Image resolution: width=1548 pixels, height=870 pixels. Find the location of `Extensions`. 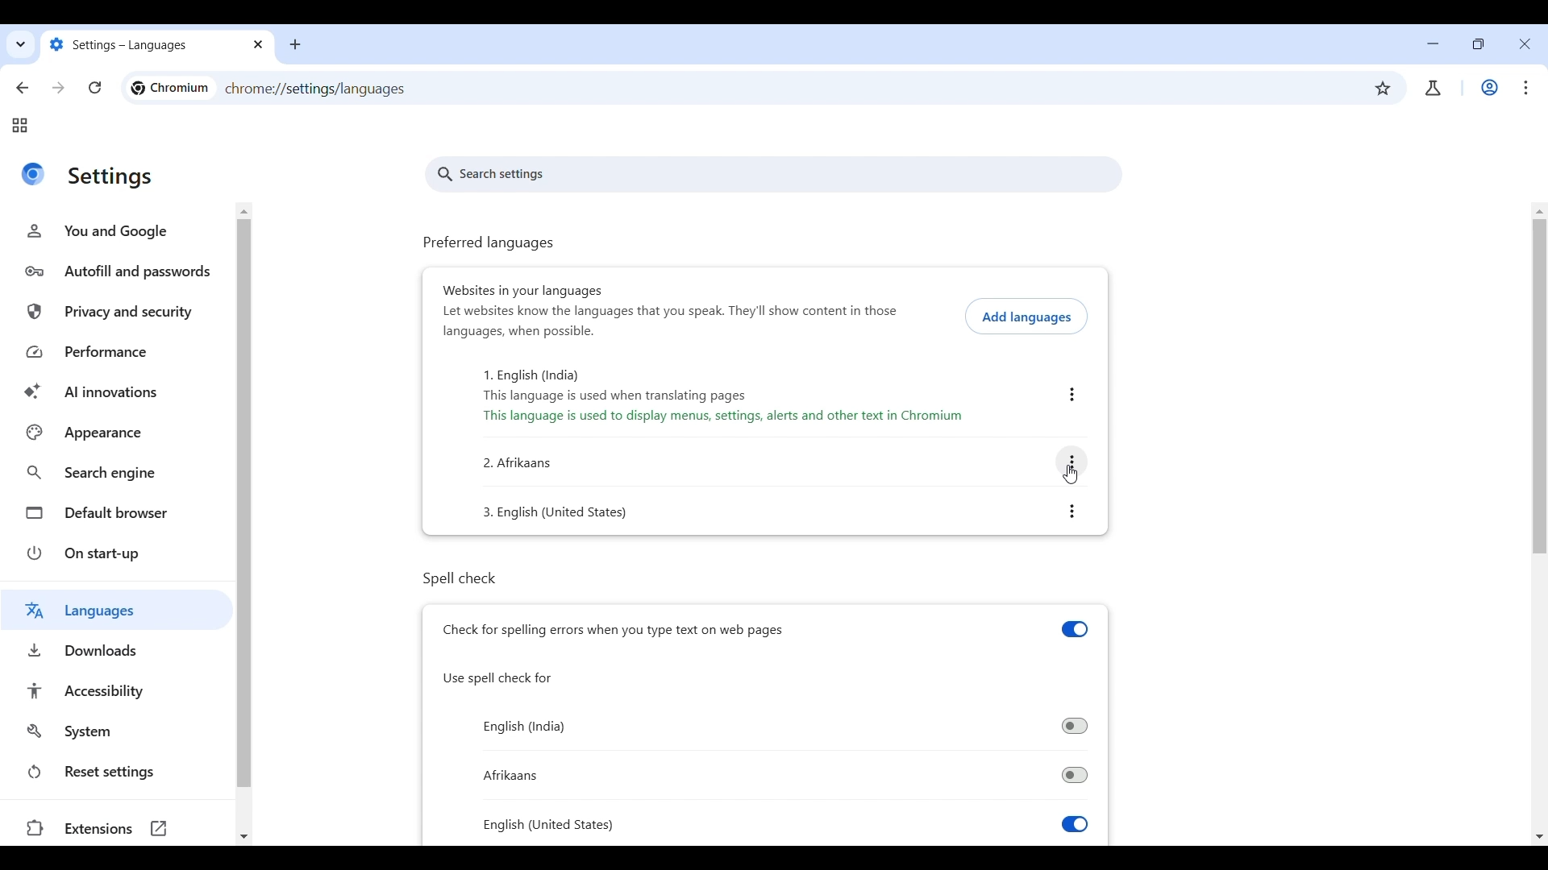

Extensions is located at coordinates (114, 829).